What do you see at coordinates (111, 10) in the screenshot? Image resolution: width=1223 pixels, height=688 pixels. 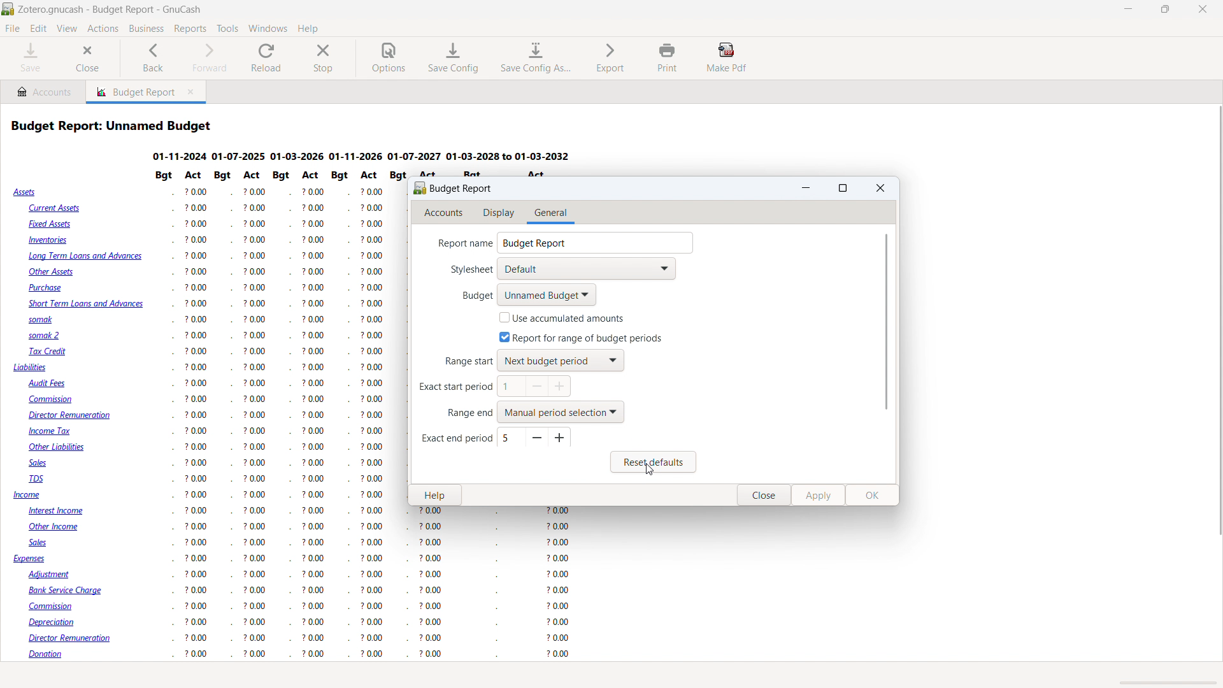 I see `title` at bounding box center [111, 10].